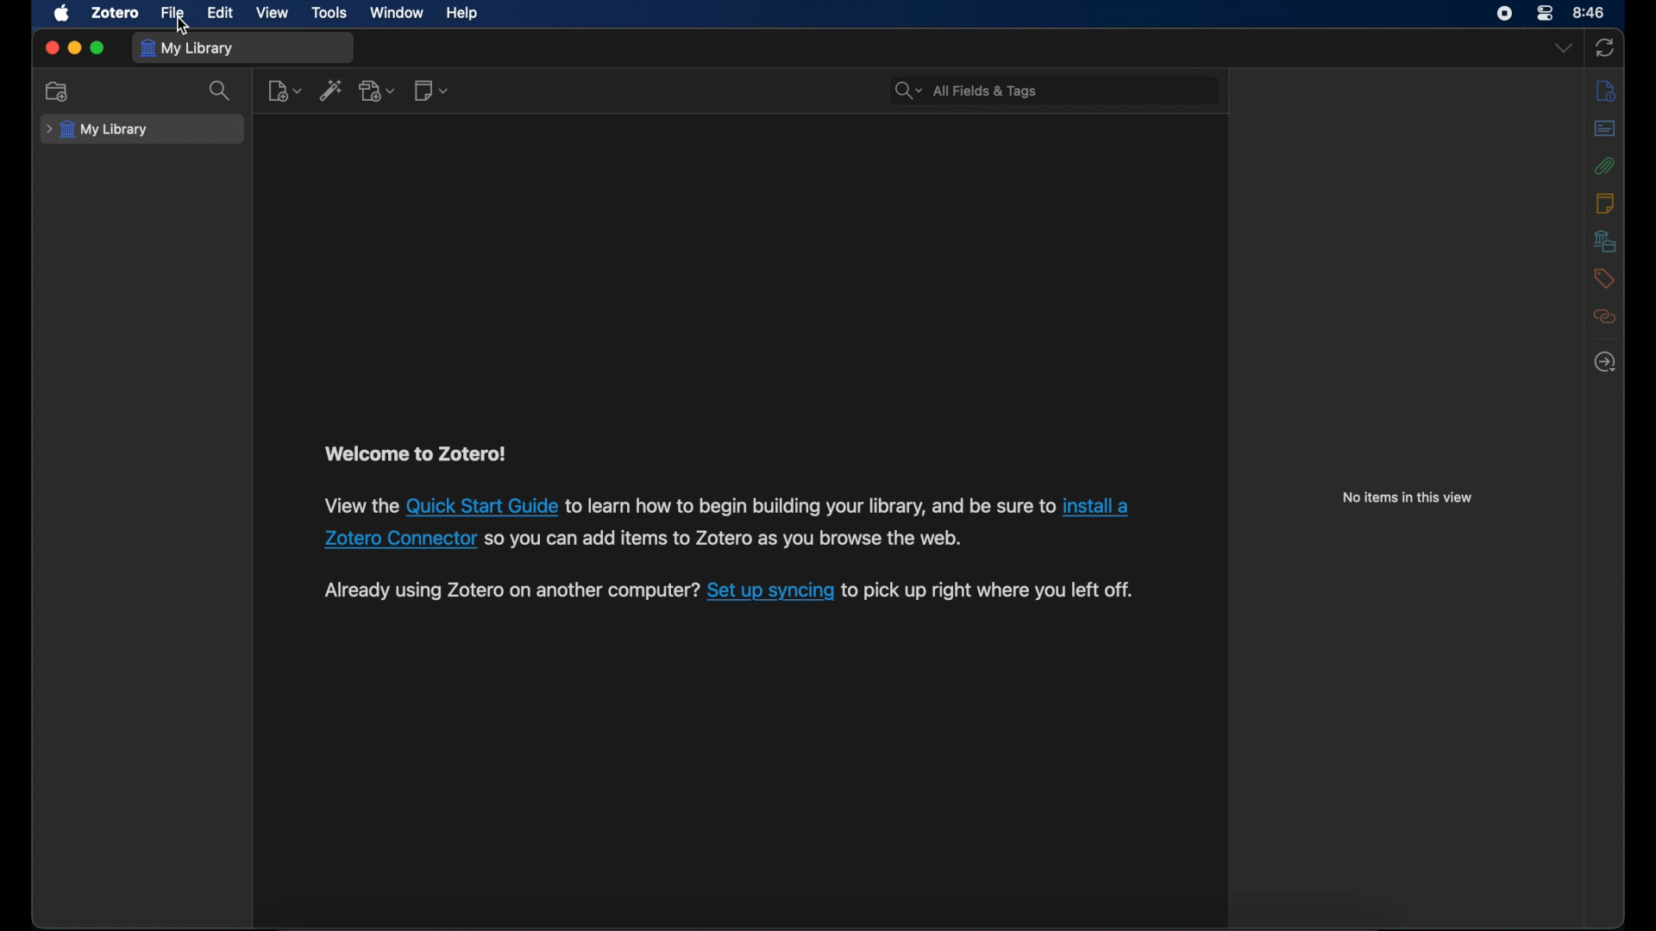  What do you see at coordinates (330, 13) in the screenshot?
I see `tools` at bounding box center [330, 13].